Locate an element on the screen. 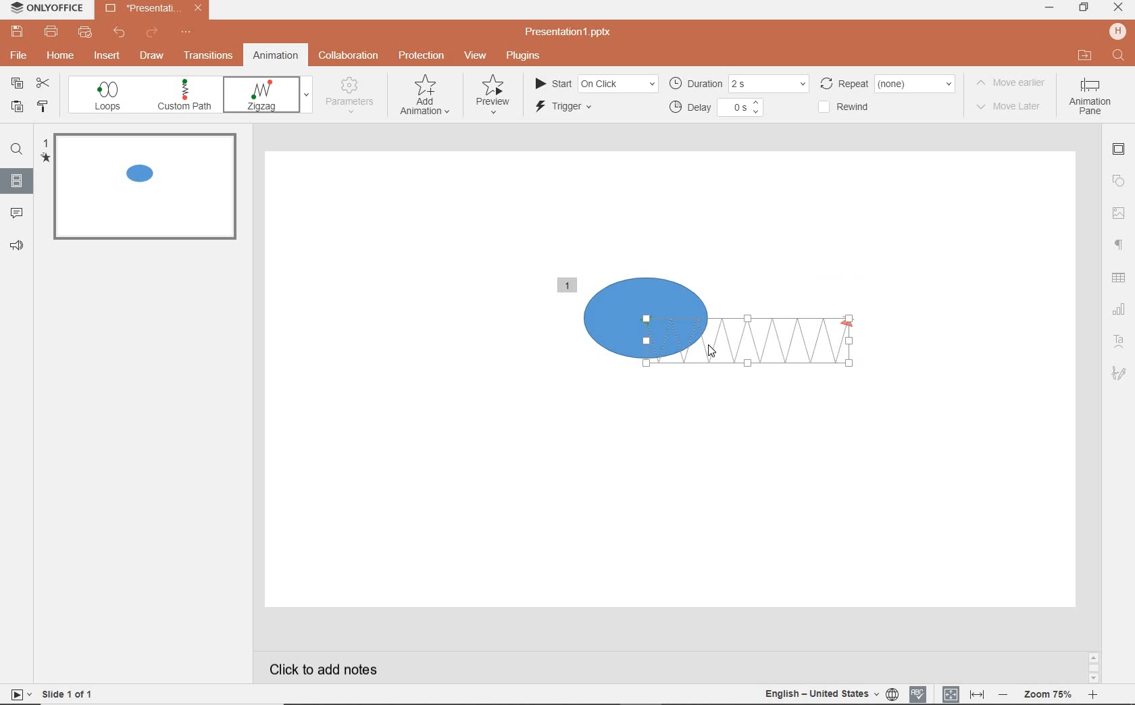 Image resolution: width=1135 pixels, height=705 pixels. paragraph settings is located at coordinates (1120, 242).